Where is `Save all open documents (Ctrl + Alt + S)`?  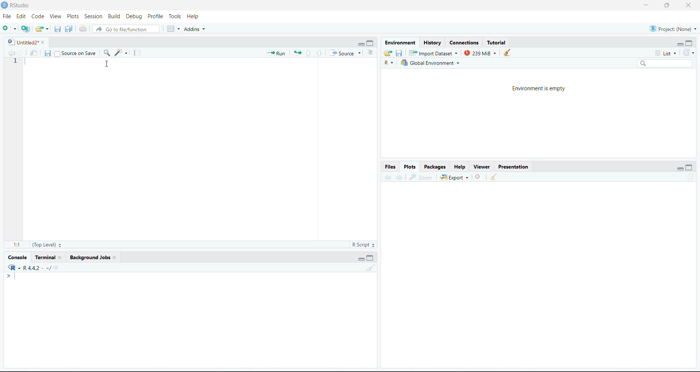 Save all open documents (Ctrl + Alt + S) is located at coordinates (69, 29).